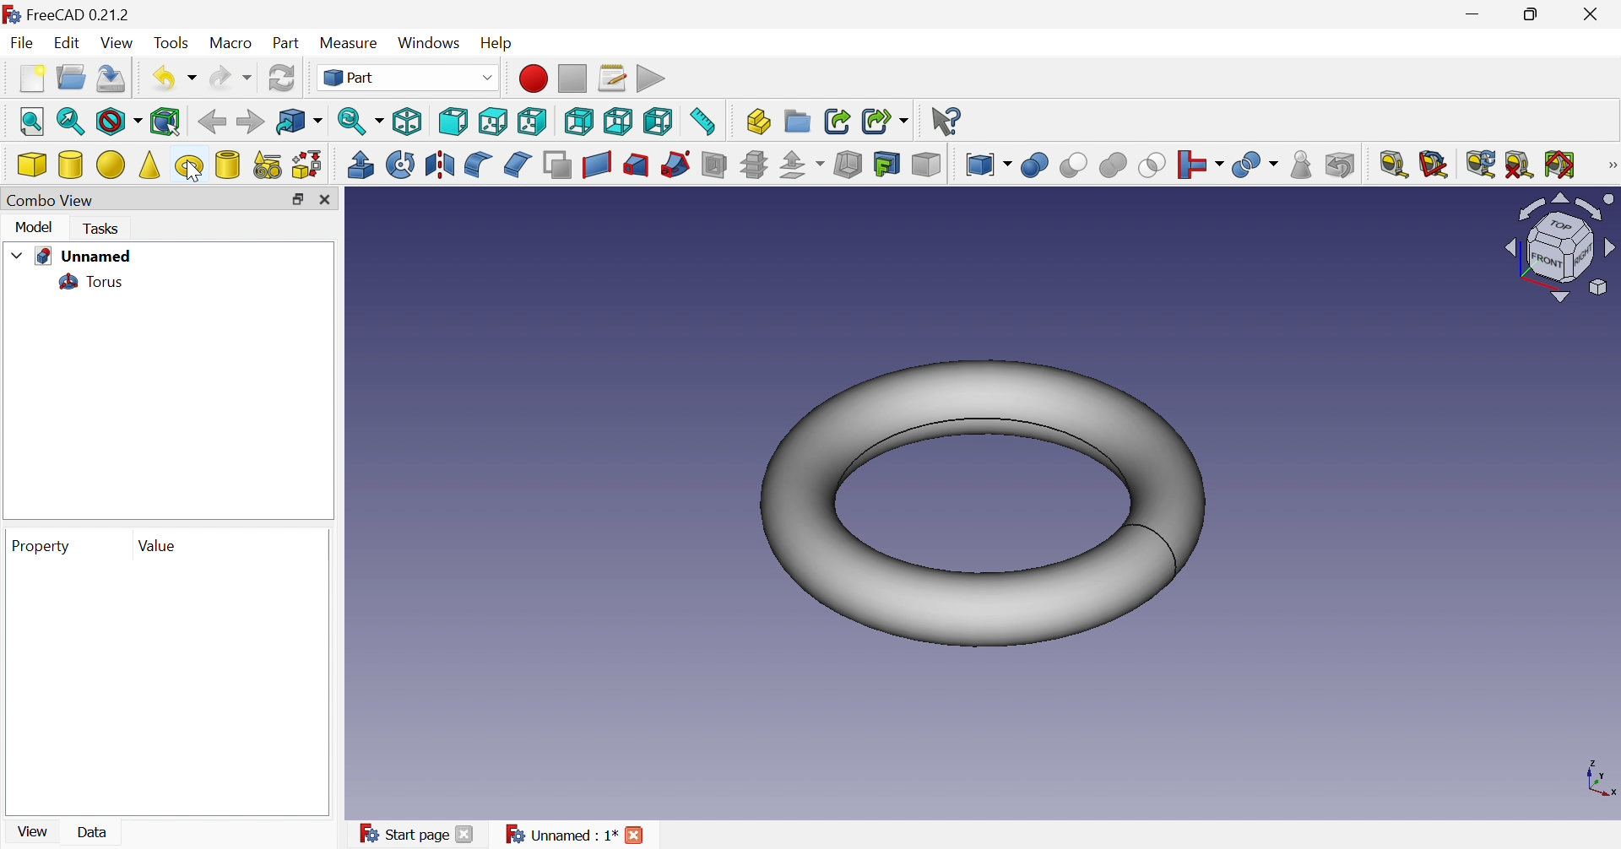  Describe the element at coordinates (983, 506) in the screenshot. I see `Torus` at that location.